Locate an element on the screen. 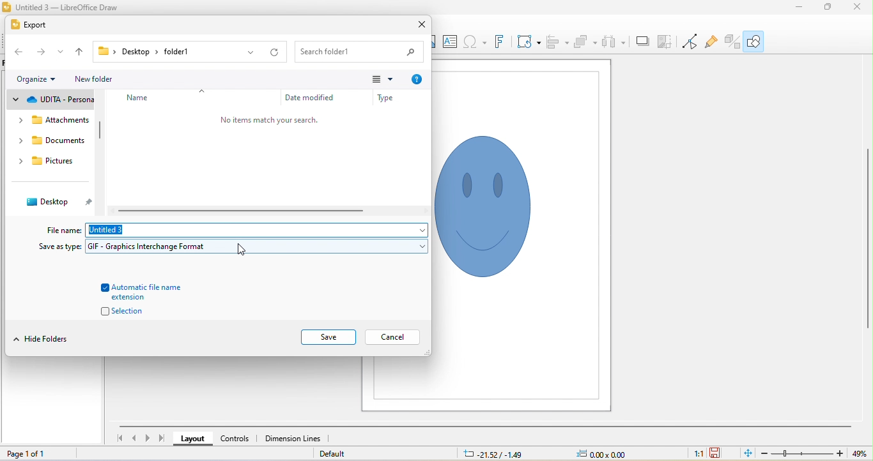 This screenshot has width=873, height=461. show gluepoint functions is located at coordinates (711, 44).